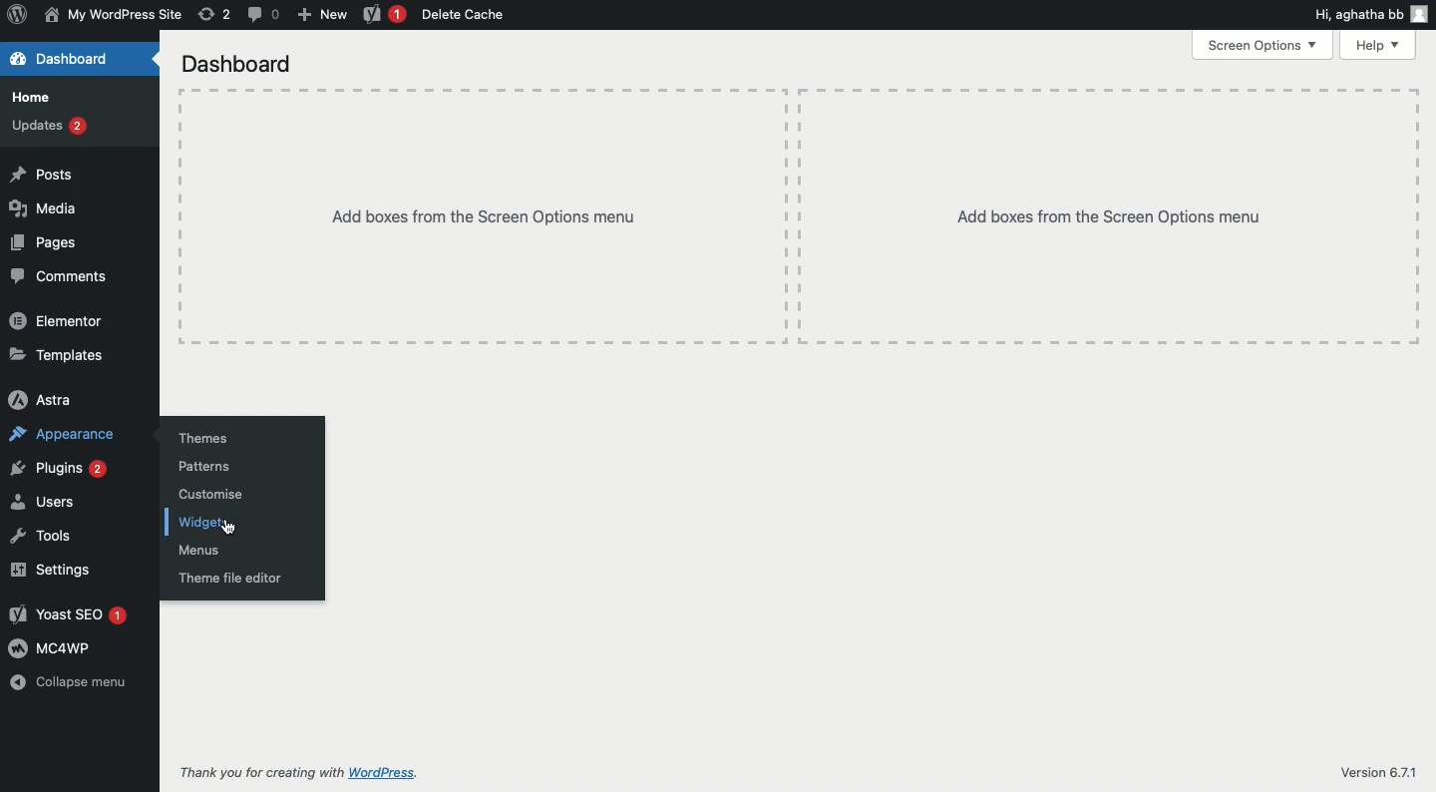 The width and height of the screenshot is (1436, 792). I want to click on Customize, so click(214, 496).